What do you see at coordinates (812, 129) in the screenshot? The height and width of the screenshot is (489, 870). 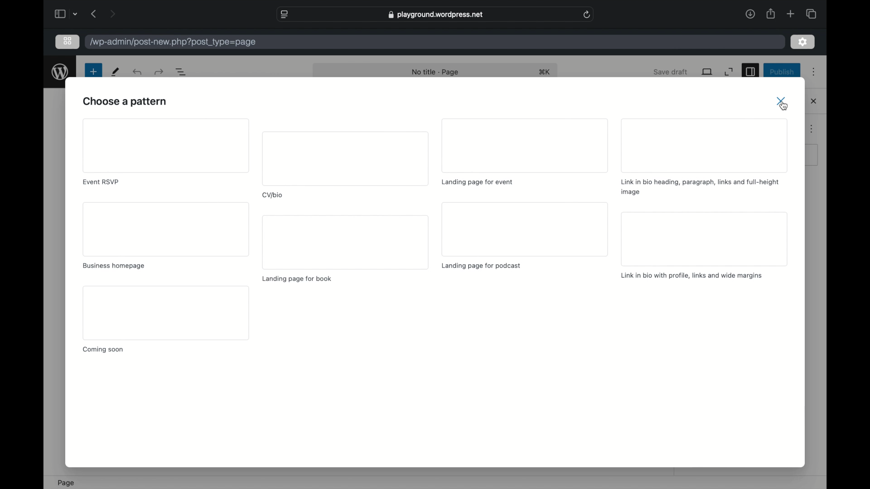 I see `more options` at bounding box center [812, 129].